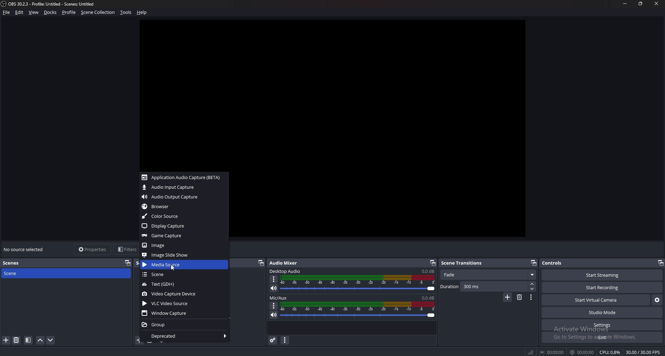 This screenshot has width=665, height=356. Describe the element at coordinates (126, 12) in the screenshot. I see `Tools` at that location.